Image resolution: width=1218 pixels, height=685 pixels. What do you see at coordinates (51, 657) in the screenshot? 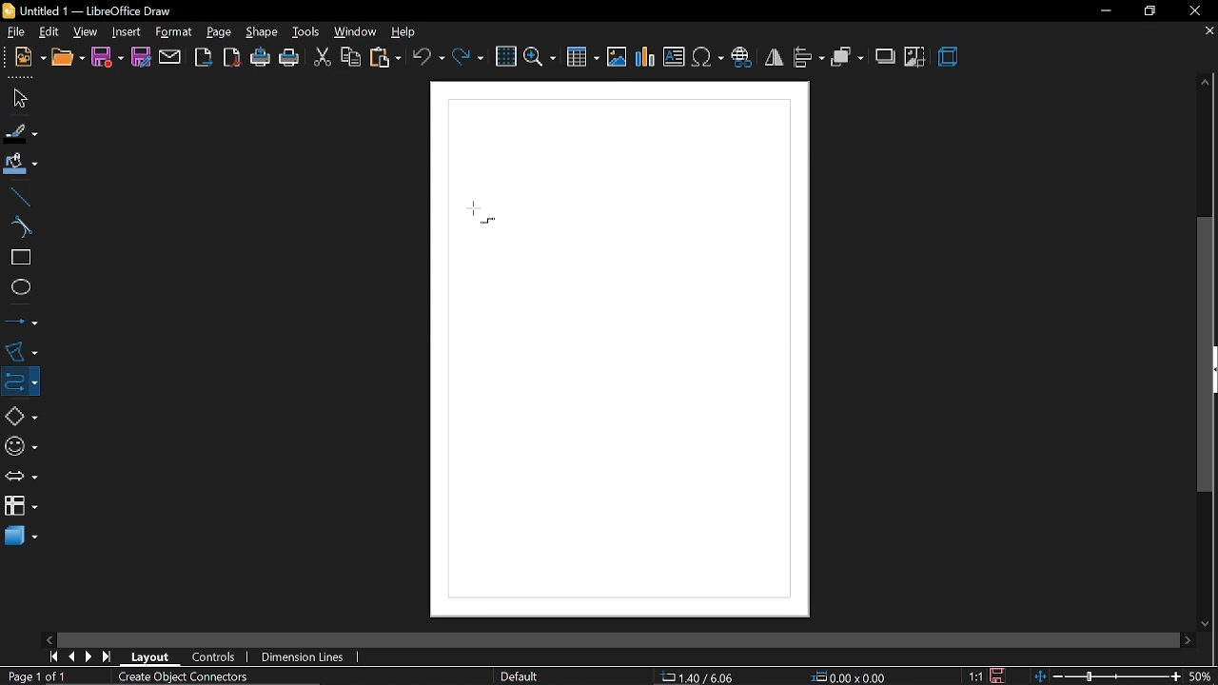
I see `go to first page` at bounding box center [51, 657].